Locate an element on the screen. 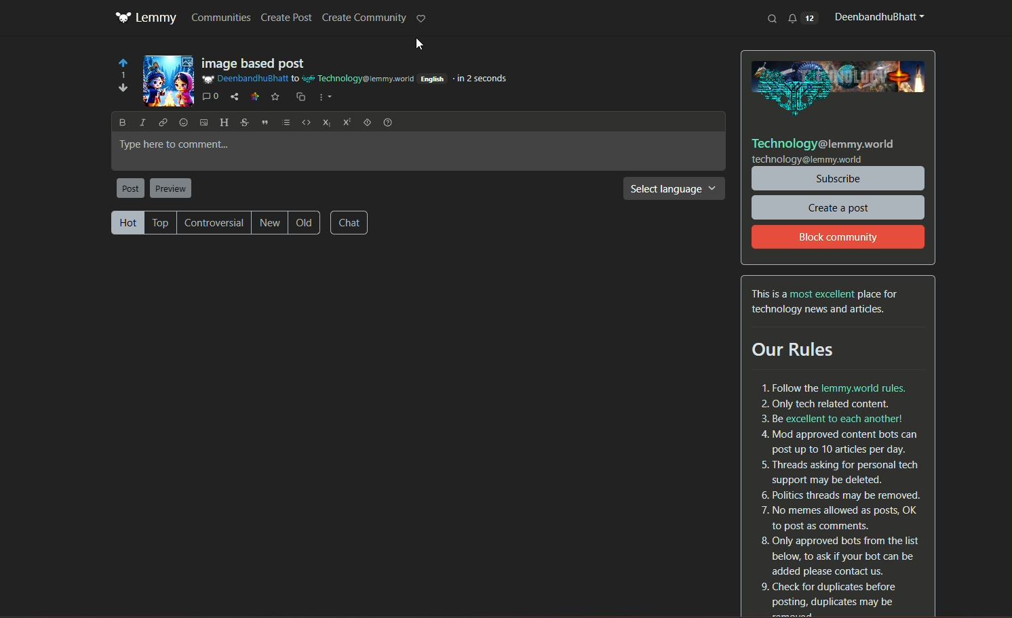 The height and width of the screenshot is (618, 1012). create a post is located at coordinates (838, 207).